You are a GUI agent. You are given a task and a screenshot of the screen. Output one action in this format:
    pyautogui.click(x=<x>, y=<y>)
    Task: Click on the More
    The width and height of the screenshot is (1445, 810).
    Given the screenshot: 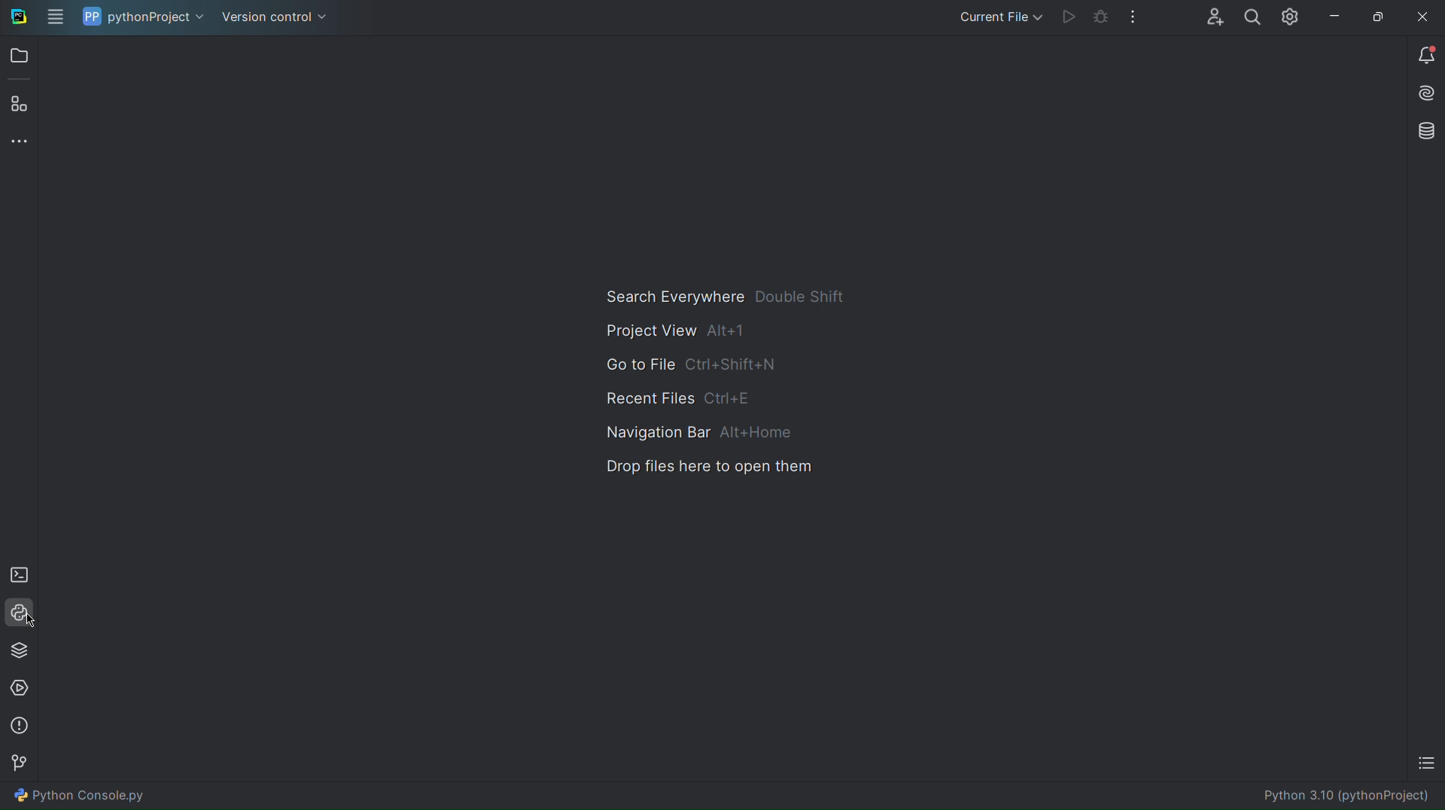 What is the action you would take?
    pyautogui.click(x=1129, y=18)
    